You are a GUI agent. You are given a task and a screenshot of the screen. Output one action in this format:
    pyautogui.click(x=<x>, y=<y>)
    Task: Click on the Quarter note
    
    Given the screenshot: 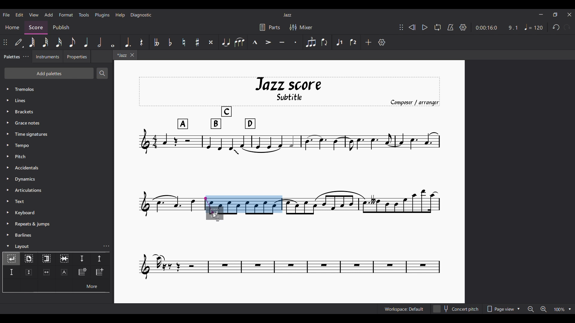 What is the action you would take?
    pyautogui.click(x=86, y=42)
    